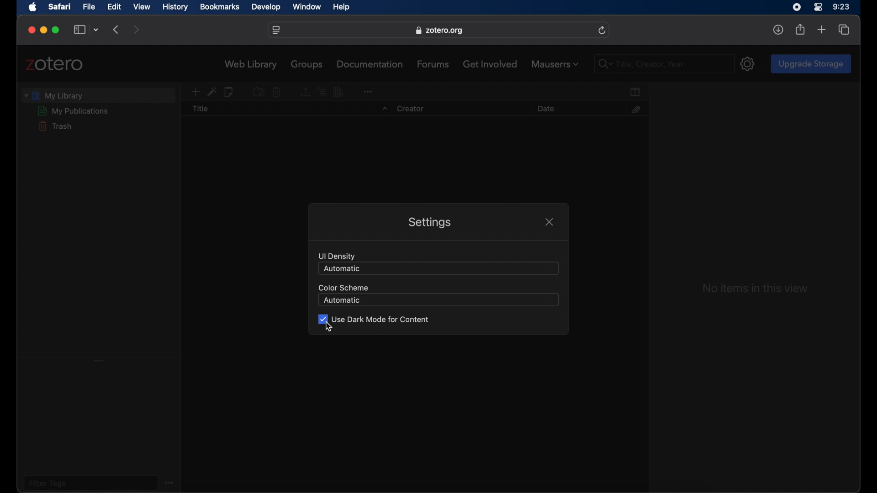 This screenshot has height=493, width=877. I want to click on UI density, so click(337, 256).